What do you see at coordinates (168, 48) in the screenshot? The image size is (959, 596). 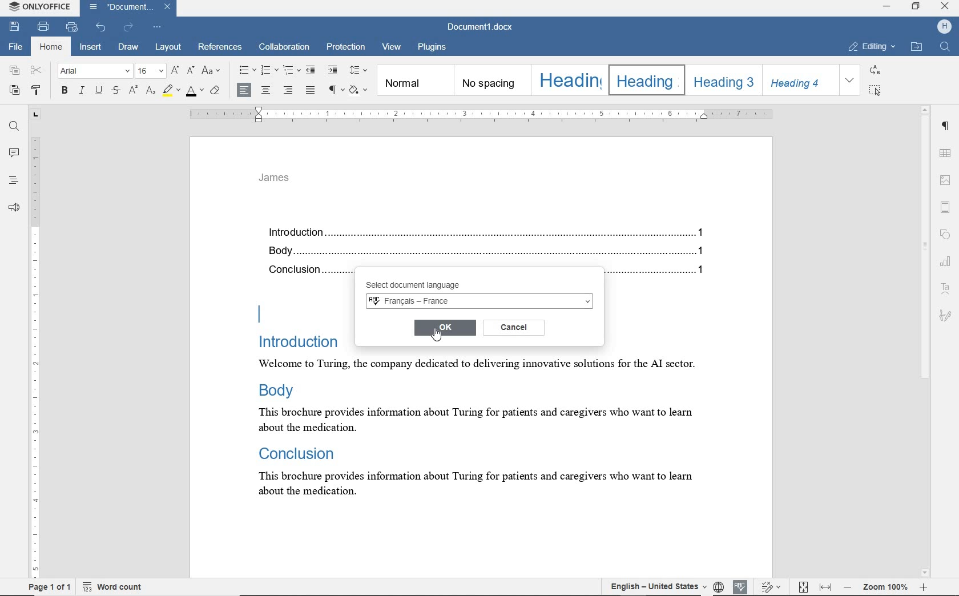 I see `layout` at bounding box center [168, 48].